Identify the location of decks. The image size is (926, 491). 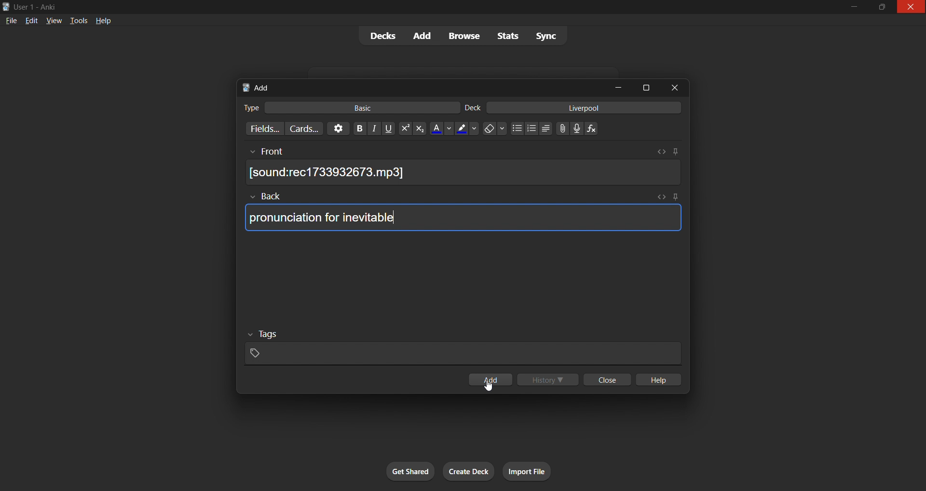
(380, 36).